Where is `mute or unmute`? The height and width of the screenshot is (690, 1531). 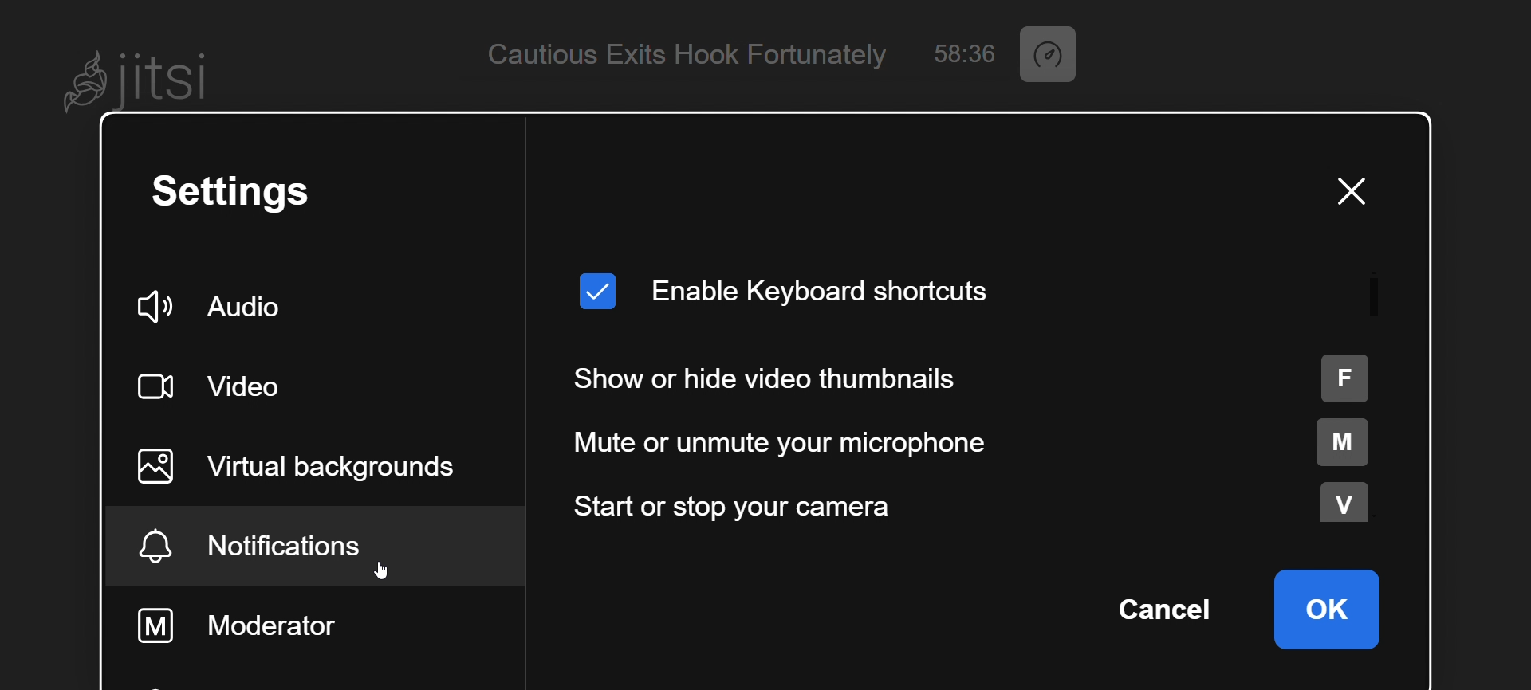
mute or unmute is located at coordinates (967, 445).